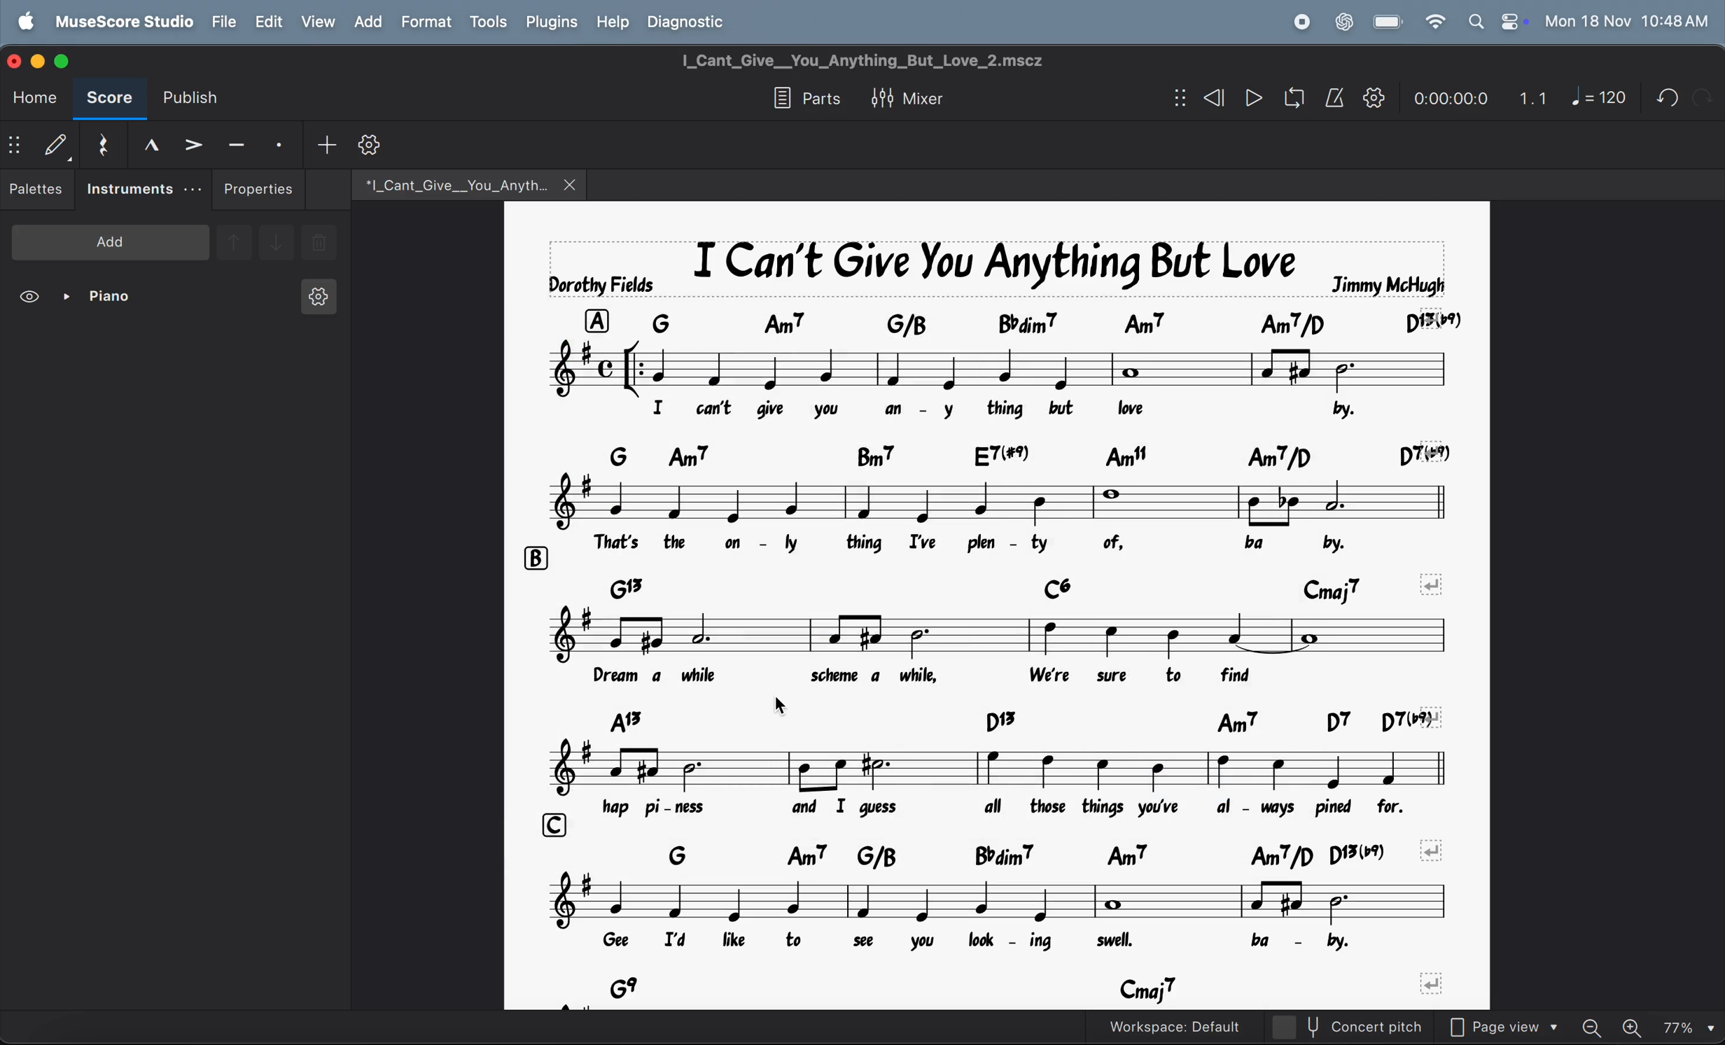 This screenshot has height=1045, width=1725. I want to click on add, so click(367, 21).